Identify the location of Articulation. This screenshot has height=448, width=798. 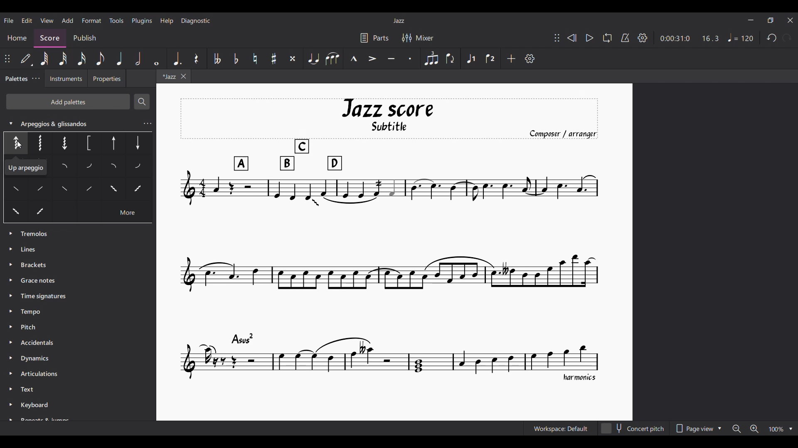
(42, 375).